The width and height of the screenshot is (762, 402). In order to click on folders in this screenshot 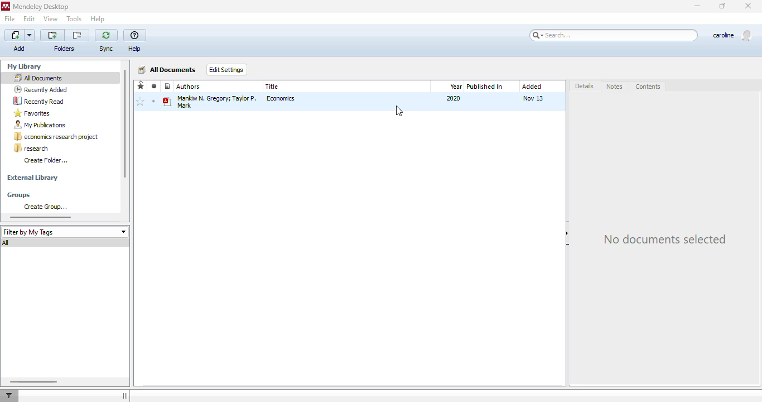, I will do `click(64, 49)`.